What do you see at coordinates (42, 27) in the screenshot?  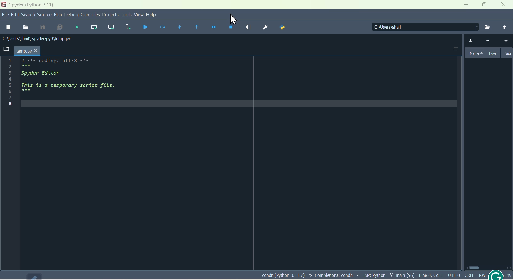 I see `Save as` at bounding box center [42, 27].